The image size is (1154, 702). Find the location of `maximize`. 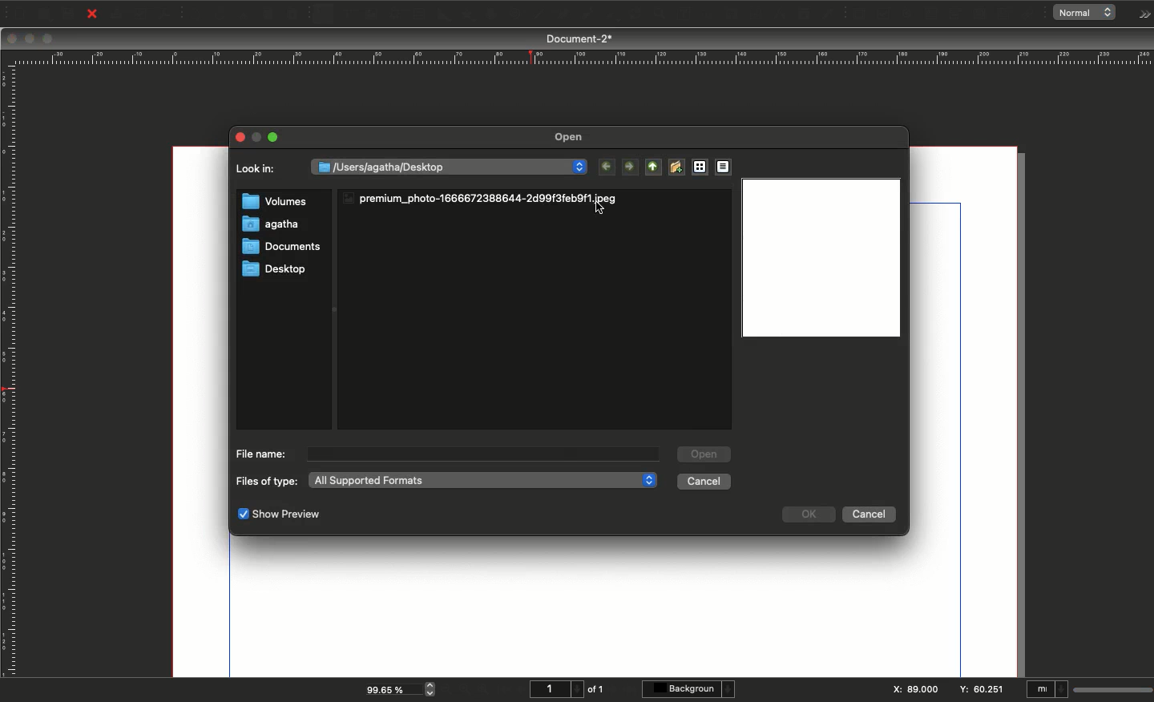

maximize is located at coordinates (260, 137).